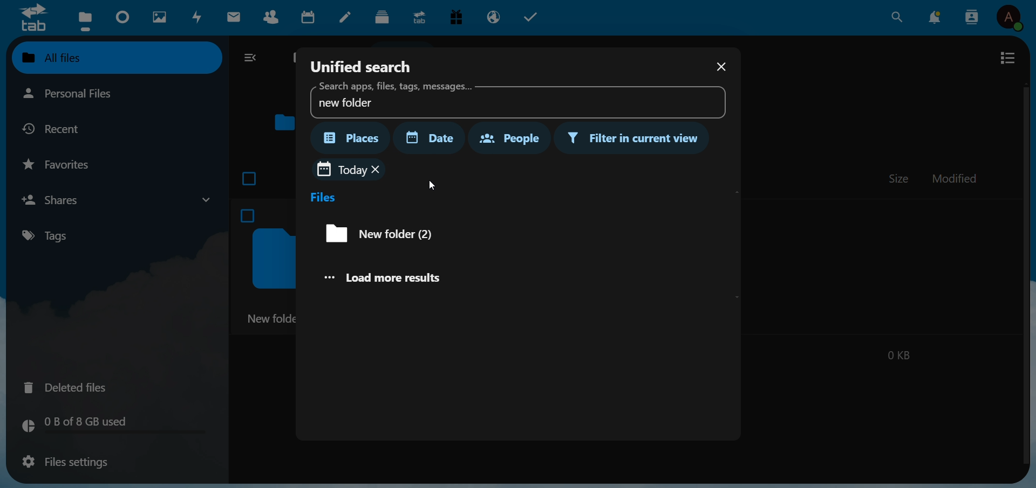 Image resolution: width=1036 pixels, height=488 pixels. Describe the element at coordinates (347, 18) in the screenshot. I see `notes` at that location.